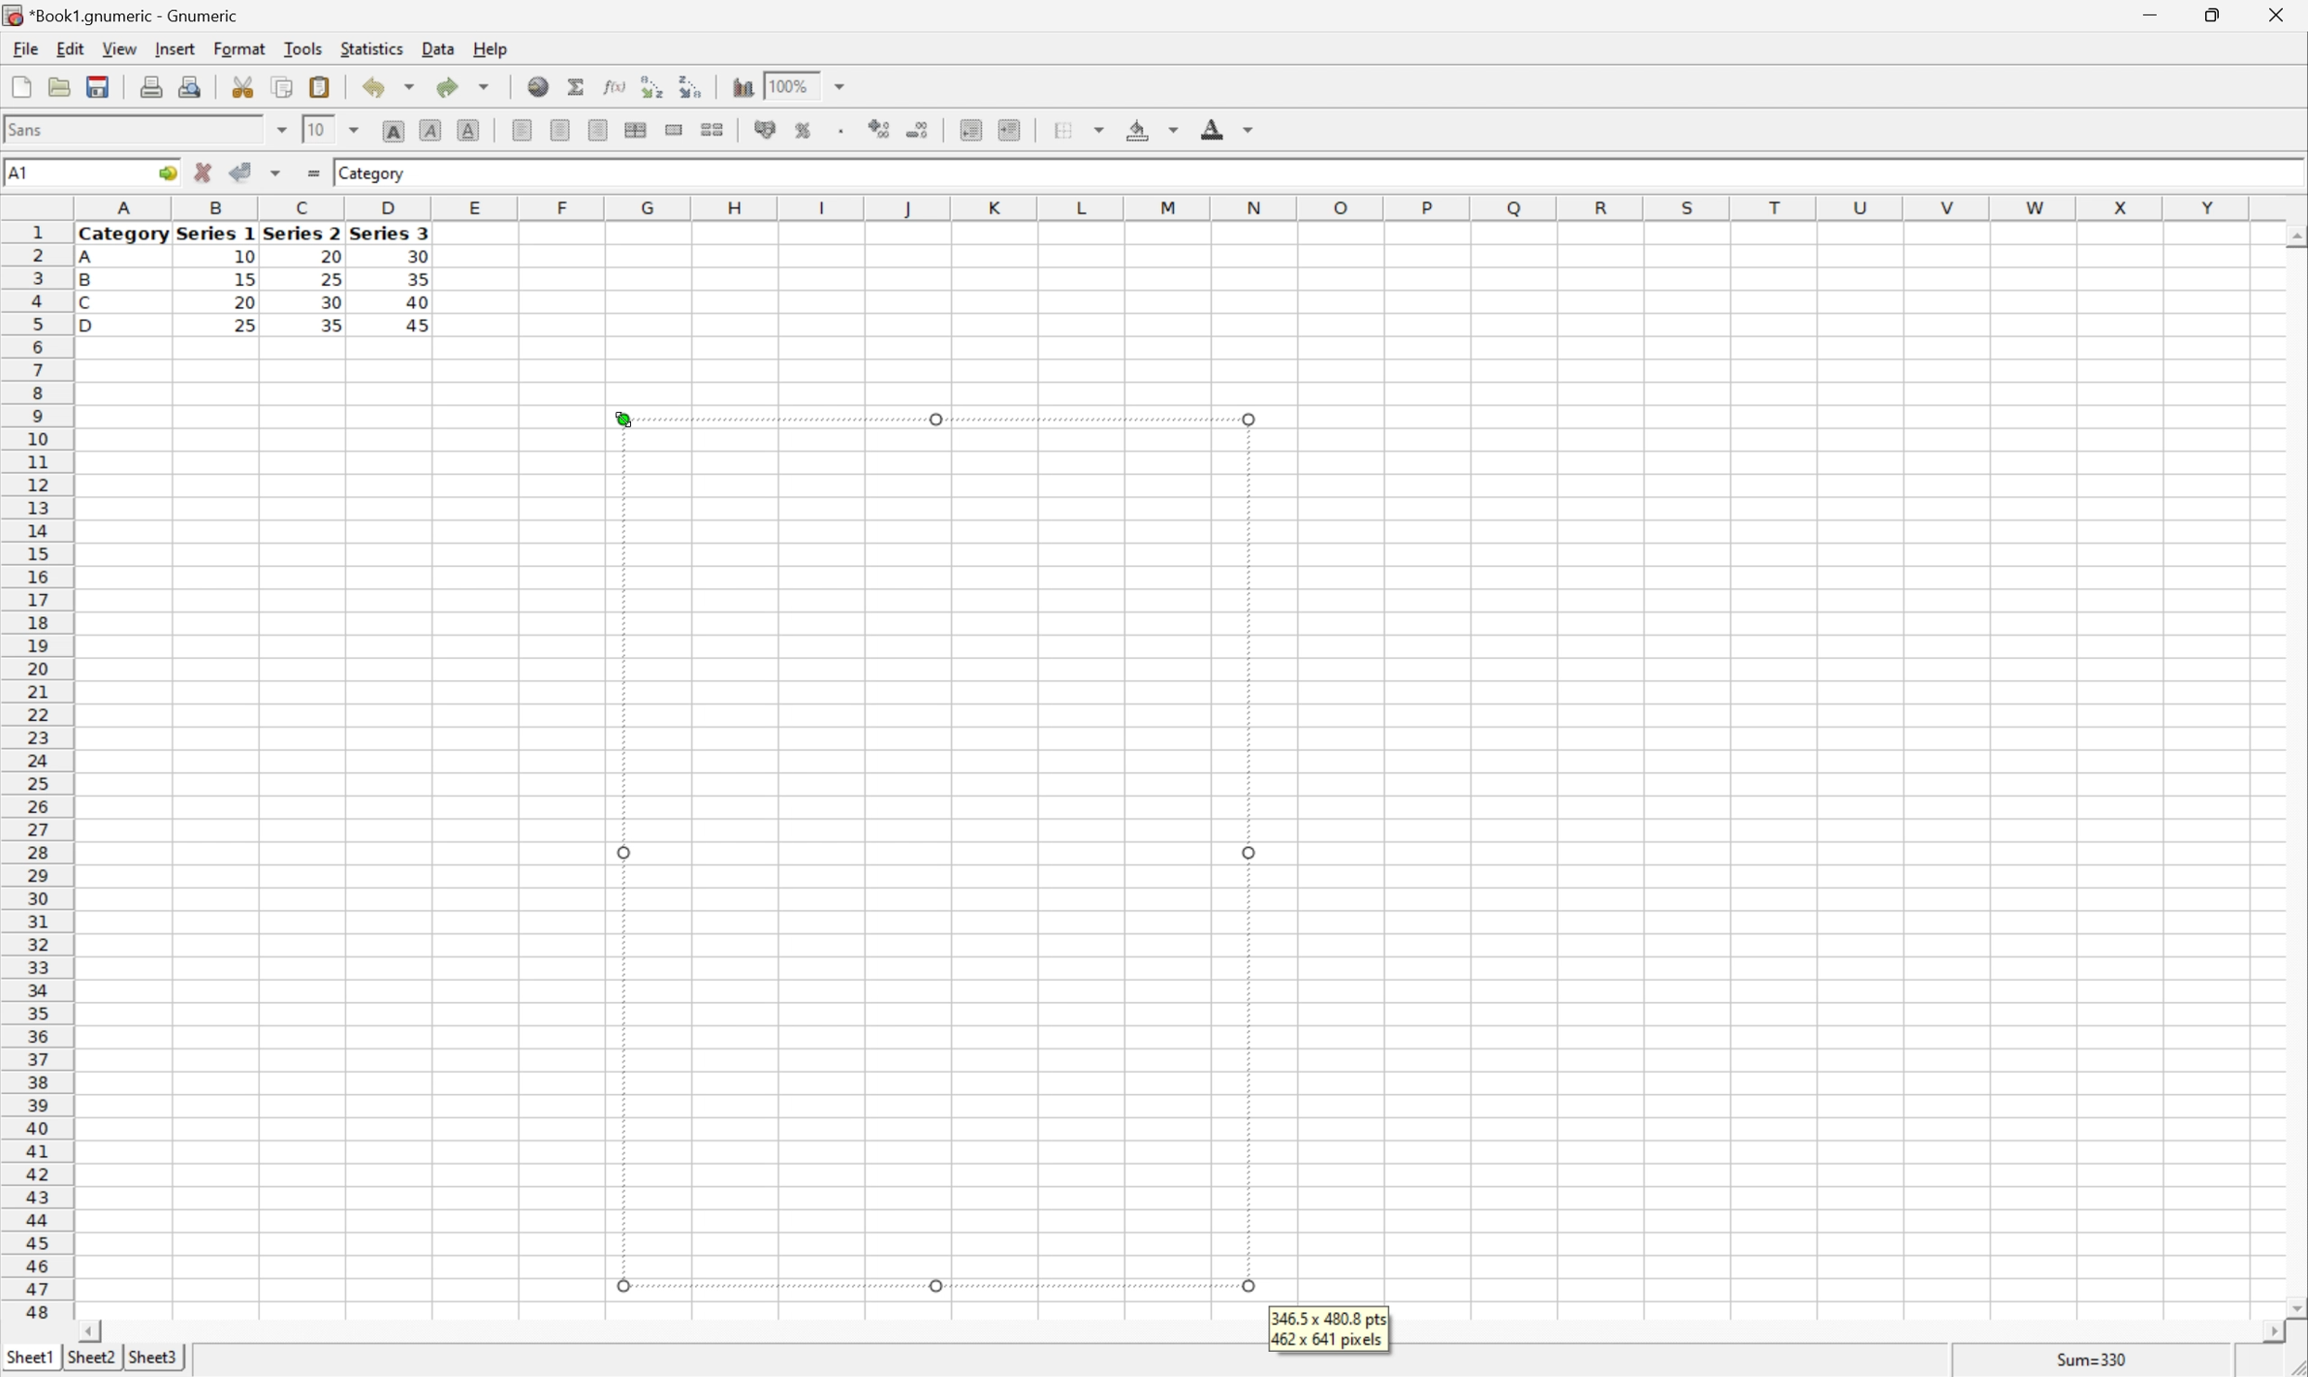 This screenshot has width=2308, height=1377. What do you see at coordinates (651, 86) in the screenshot?
I see `Sort the selected region in ascending order based on the first column selected` at bounding box center [651, 86].